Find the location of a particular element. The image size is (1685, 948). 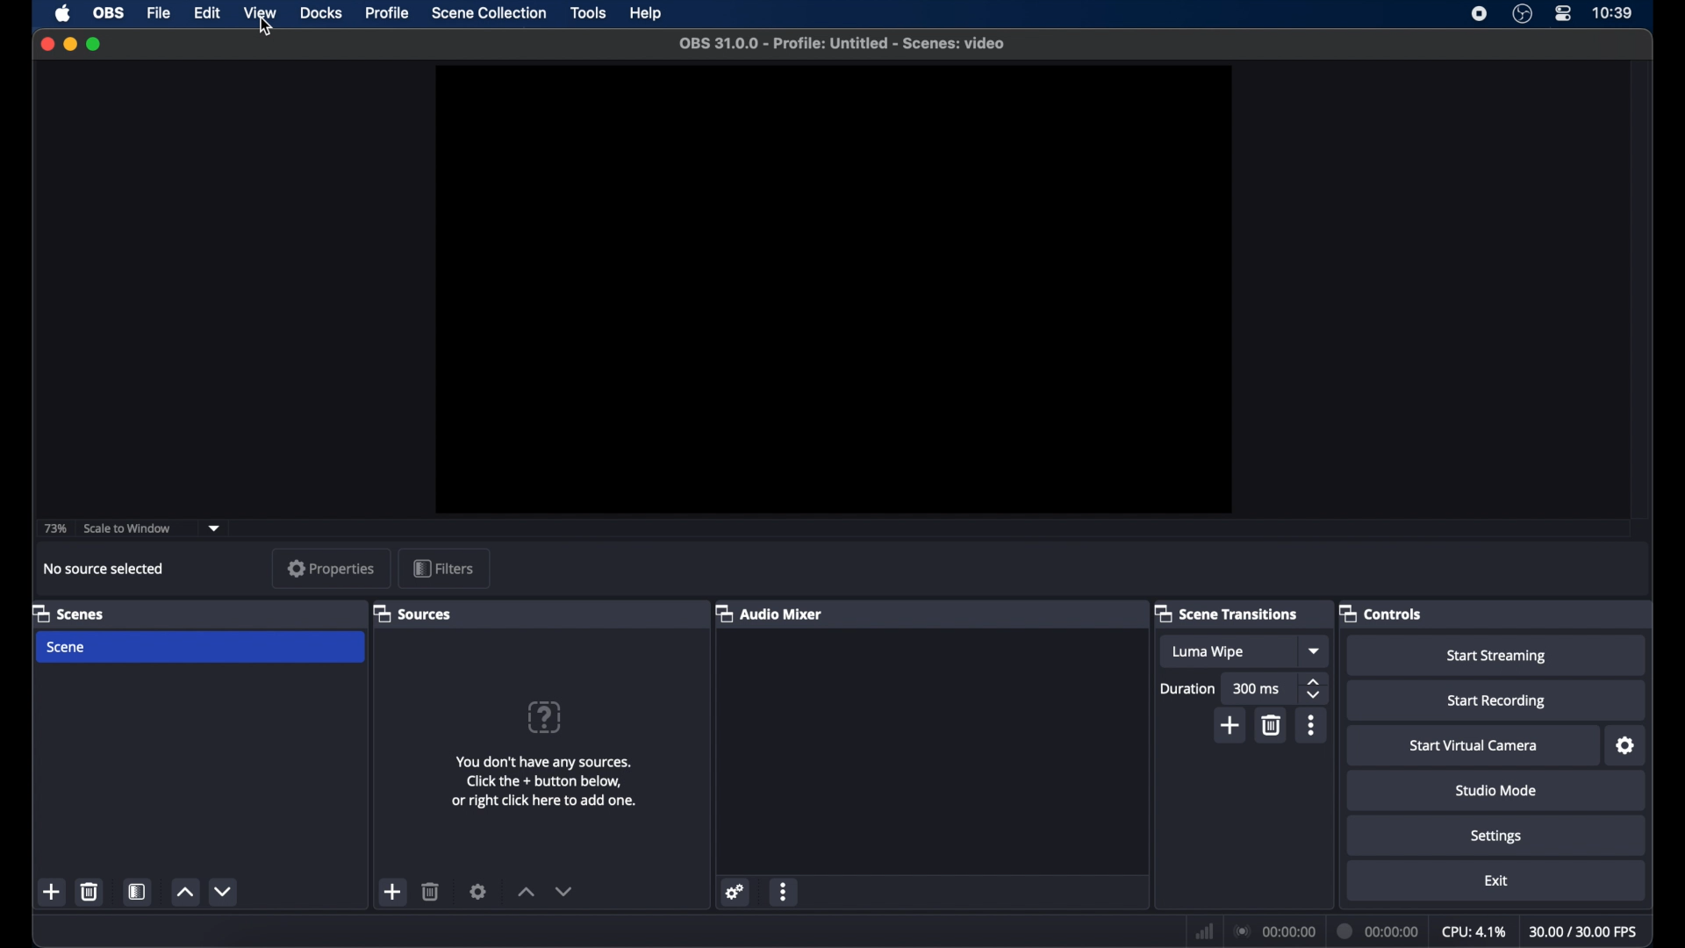

help is located at coordinates (644, 14).